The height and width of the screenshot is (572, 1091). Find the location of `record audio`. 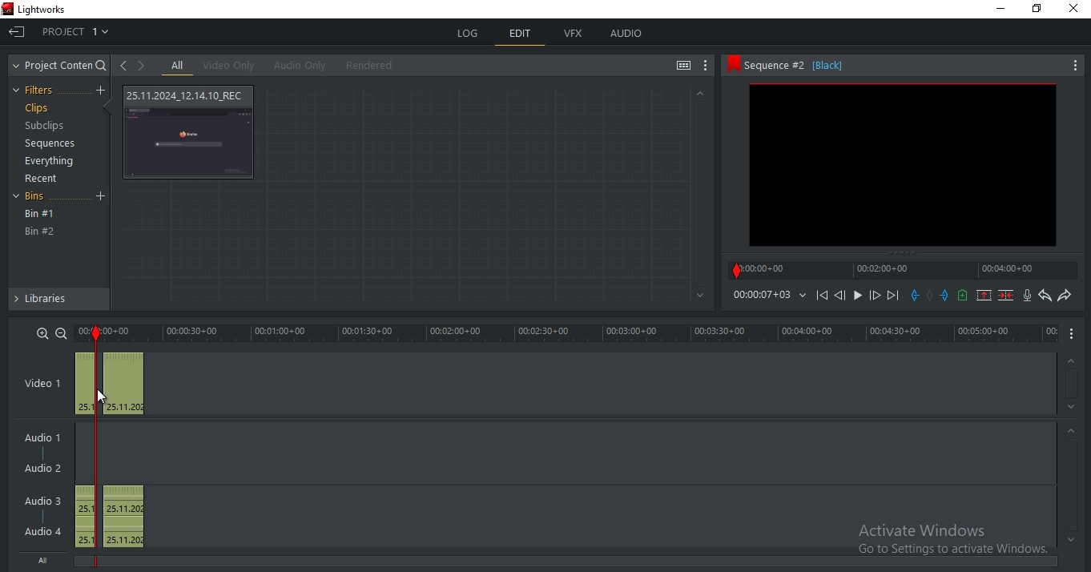

record audio is located at coordinates (1027, 296).